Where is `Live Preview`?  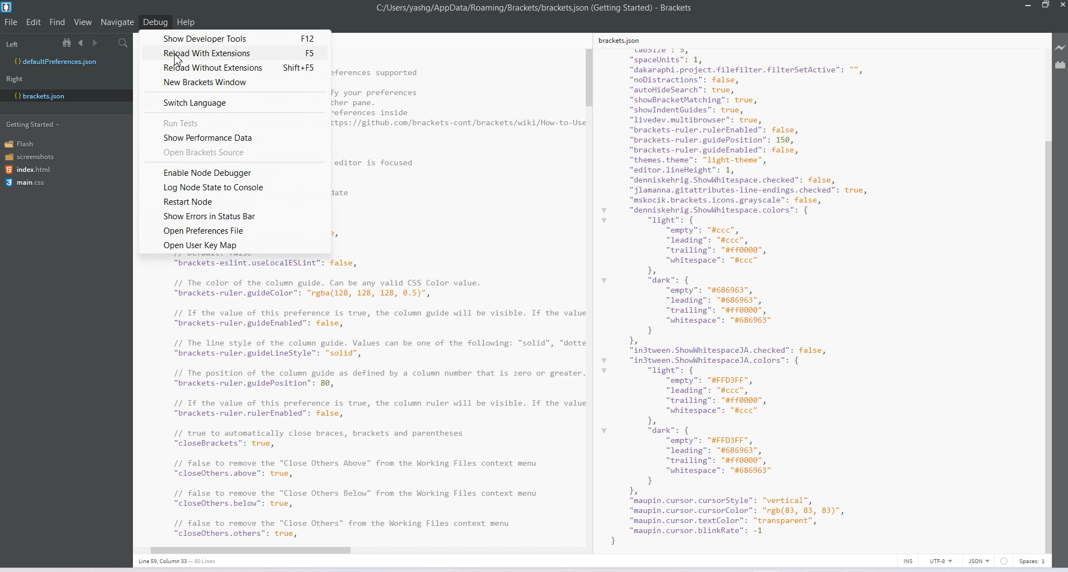 Live Preview is located at coordinates (1061, 48).